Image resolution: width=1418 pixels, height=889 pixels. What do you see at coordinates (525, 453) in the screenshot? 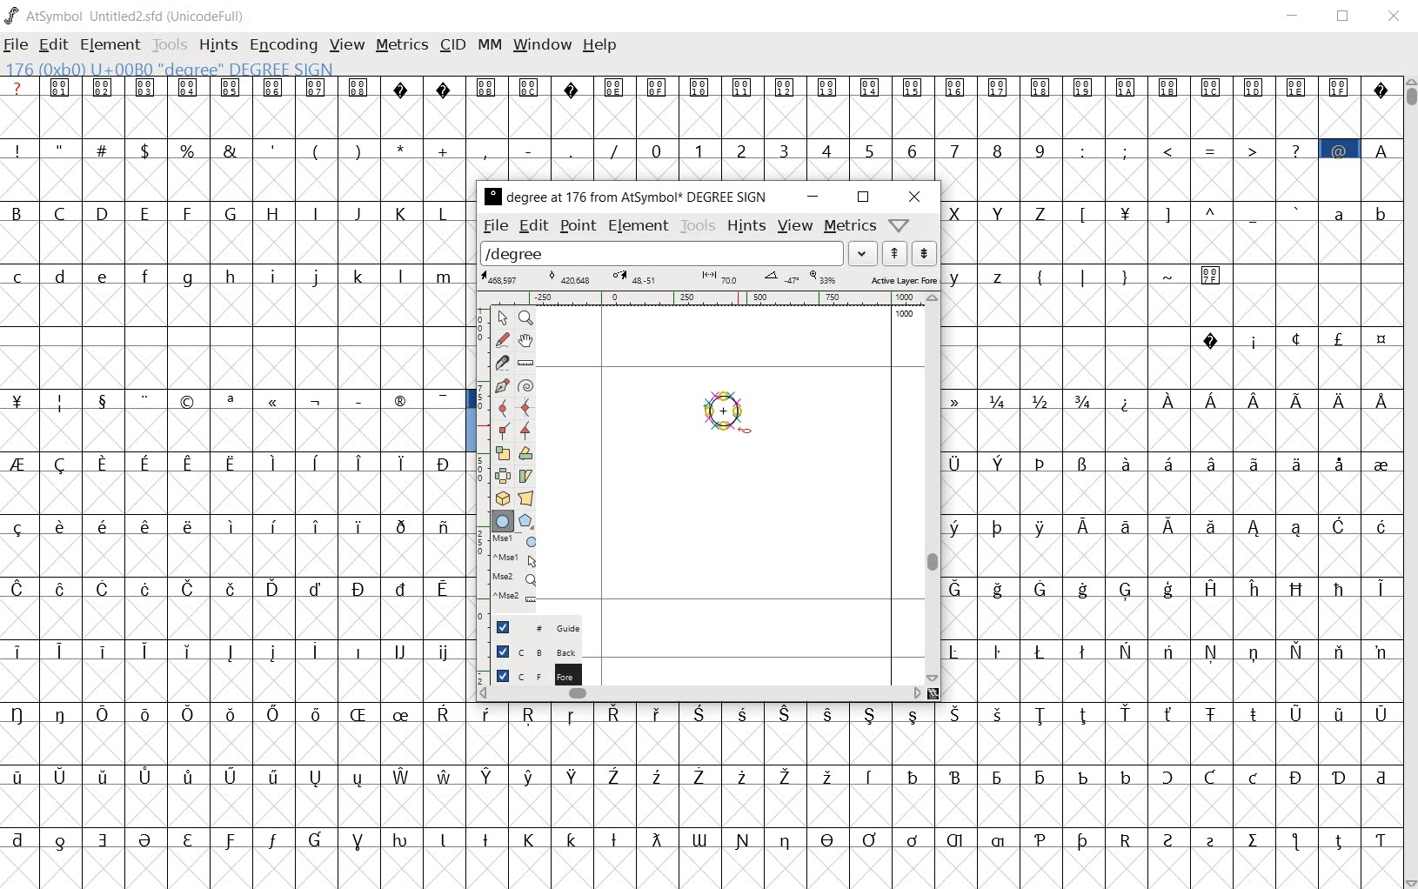
I see `Rotate the selection` at bounding box center [525, 453].